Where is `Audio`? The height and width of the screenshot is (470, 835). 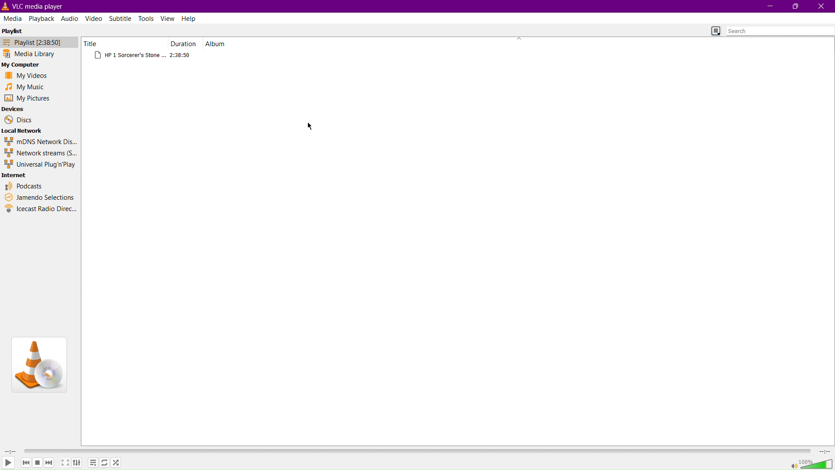
Audio is located at coordinates (69, 18).